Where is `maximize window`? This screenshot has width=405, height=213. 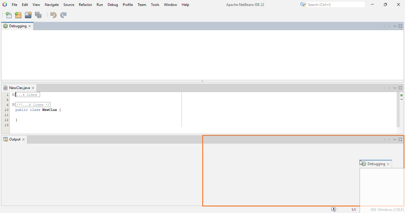 maximize window is located at coordinates (401, 88).